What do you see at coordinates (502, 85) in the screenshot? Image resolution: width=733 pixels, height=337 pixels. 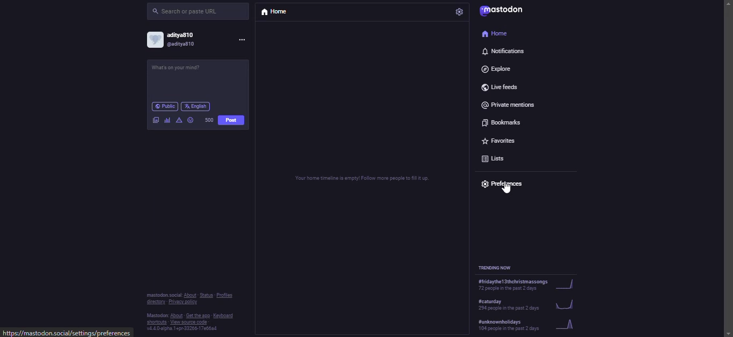 I see `live feeds` at bounding box center [502, 85].